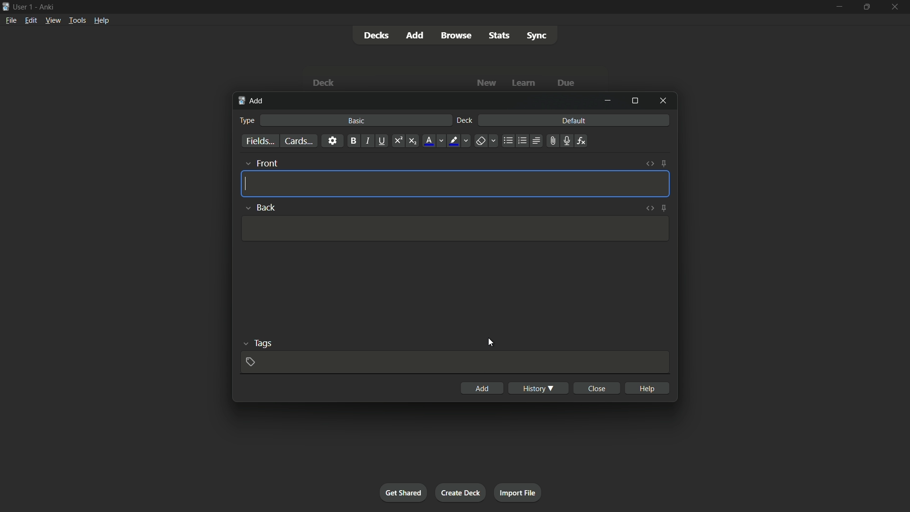 Image resolution: width=910 pixels, height=512 pixels. What do you see at coordinates (353, 140) in the screenshot?
I see `bold` at bounding box center [353, 140].